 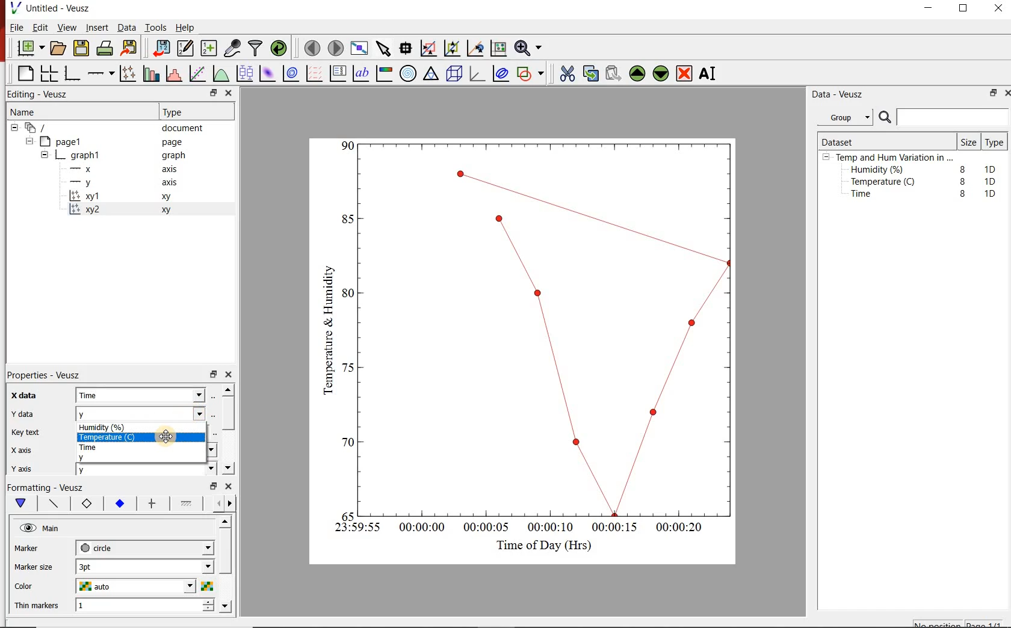 What do you see at coordinates (91, 182) in the screenshot?
I see `y` at bounding box center [91, 182].